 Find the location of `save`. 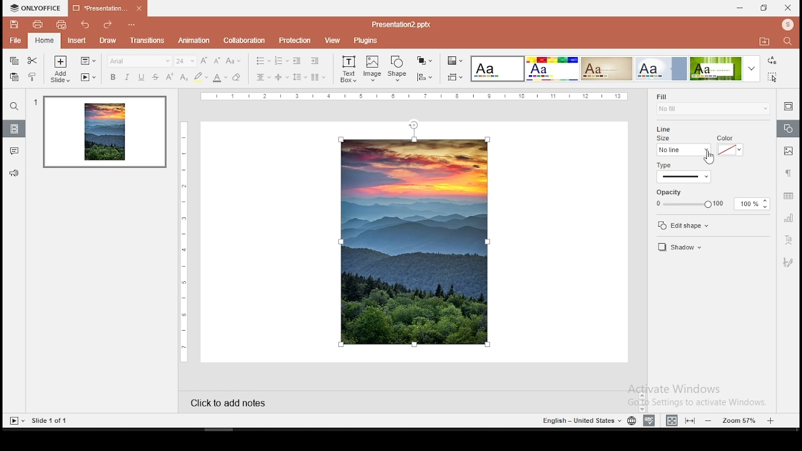

save is located at coordinates (12, 24).